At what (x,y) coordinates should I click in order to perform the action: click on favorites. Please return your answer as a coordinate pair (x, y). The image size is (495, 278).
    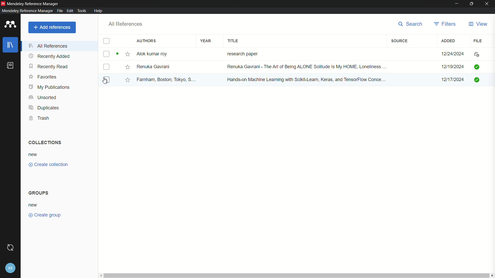
    Looking at the image, I should click on (43, 76).